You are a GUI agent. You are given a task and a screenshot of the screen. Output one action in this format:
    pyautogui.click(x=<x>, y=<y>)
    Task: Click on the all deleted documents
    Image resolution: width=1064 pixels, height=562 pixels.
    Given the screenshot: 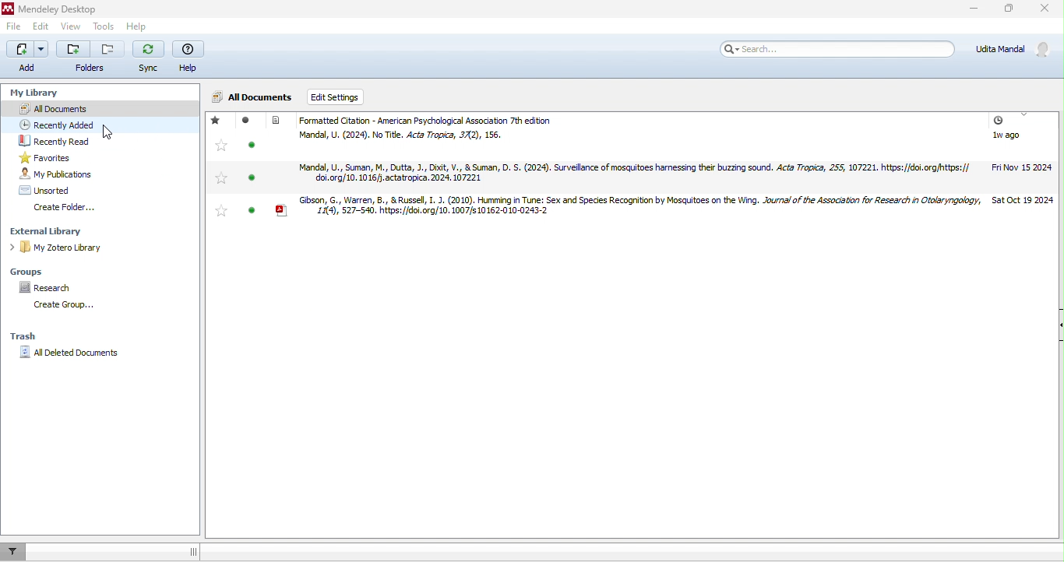 What is the action you would take?
    pyautogui.click(x=69, y=353)
    